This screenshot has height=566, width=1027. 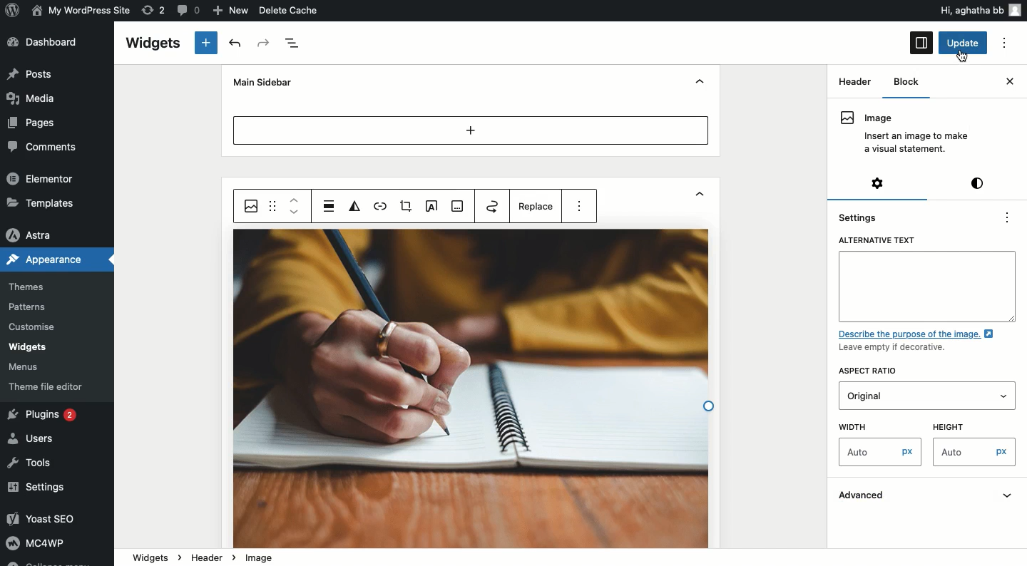 I want to click on more, so click(x=580, y=203).